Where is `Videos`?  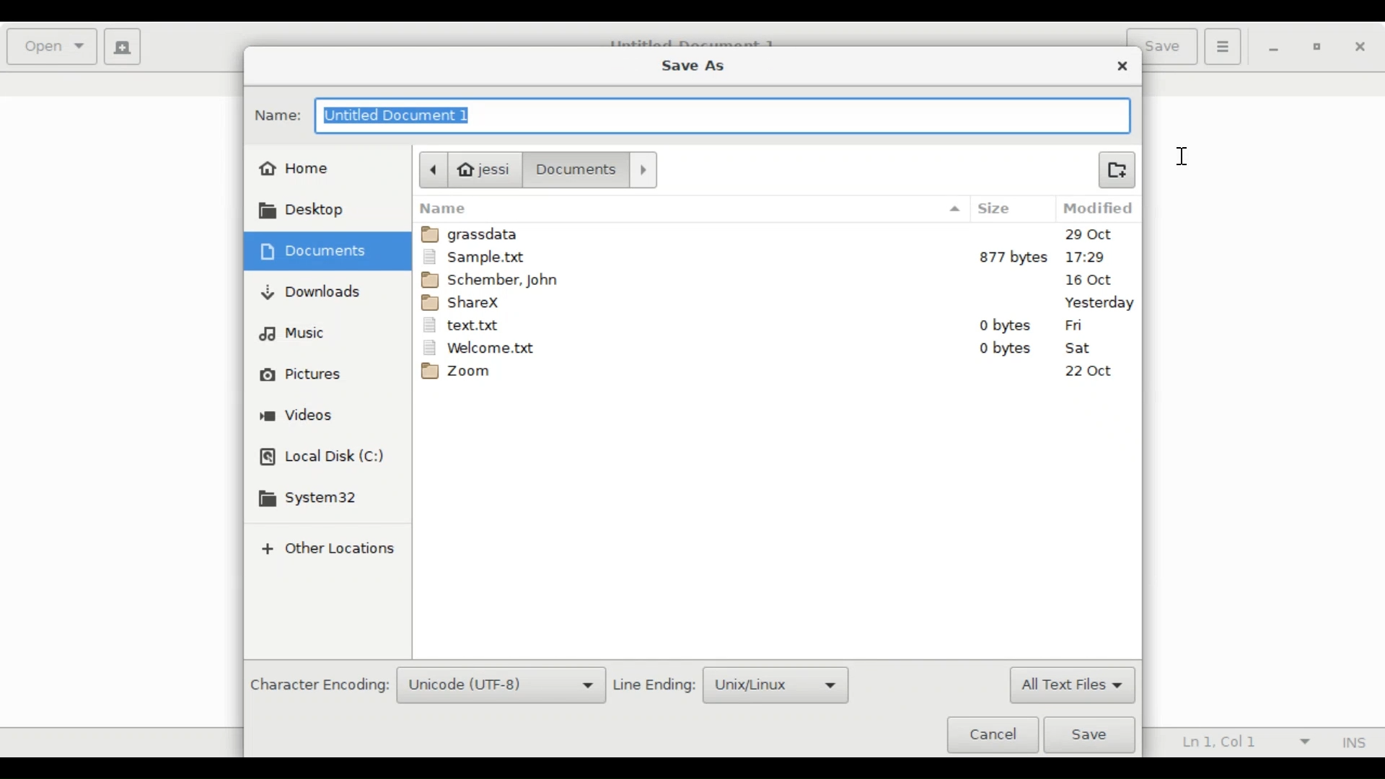
Videos is located at coordinates (298, 417).